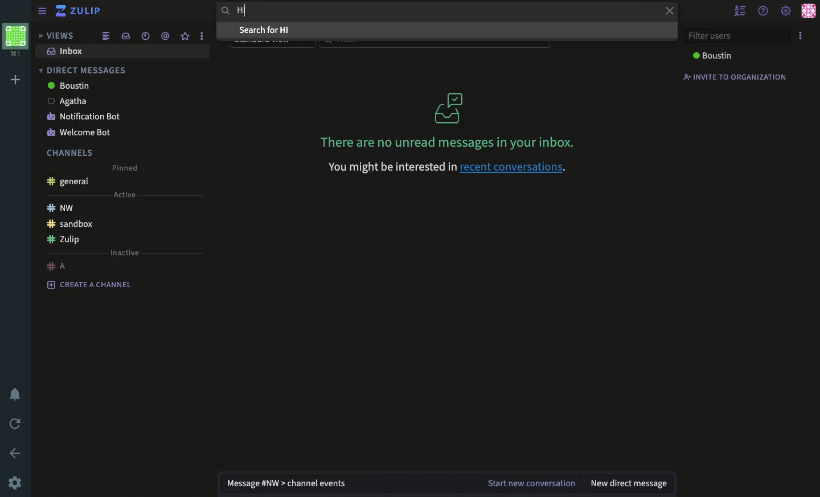 This screenshot has height=497, width=820. What do you see at coordinates (17, 483) in the screenshot?
I see `settings` at bounding box center [17, 483].